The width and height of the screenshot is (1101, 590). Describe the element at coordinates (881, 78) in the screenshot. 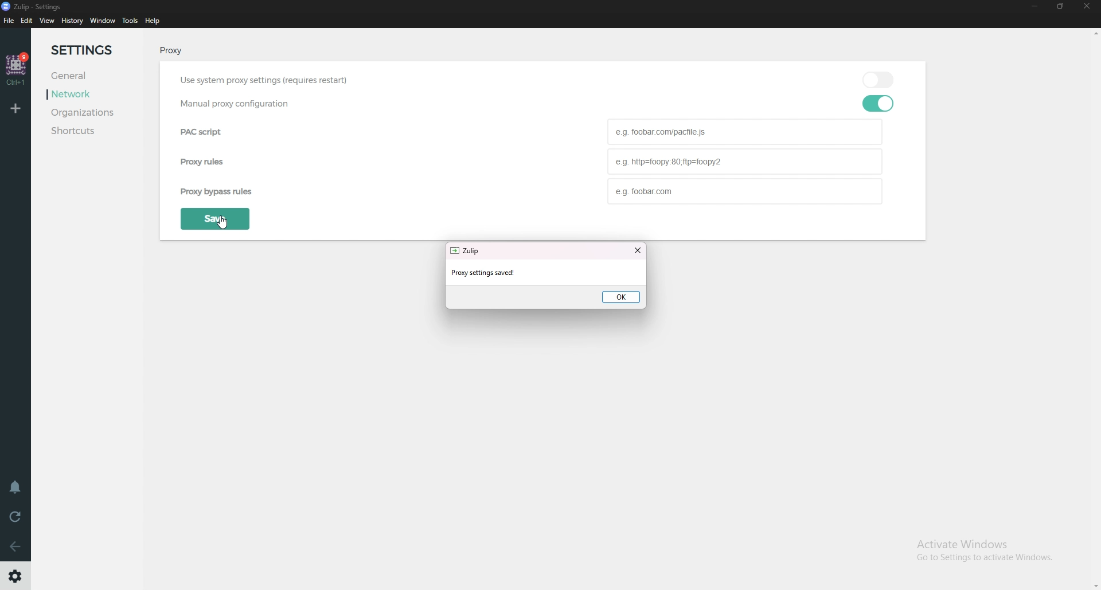

I see `toggle` at that location.